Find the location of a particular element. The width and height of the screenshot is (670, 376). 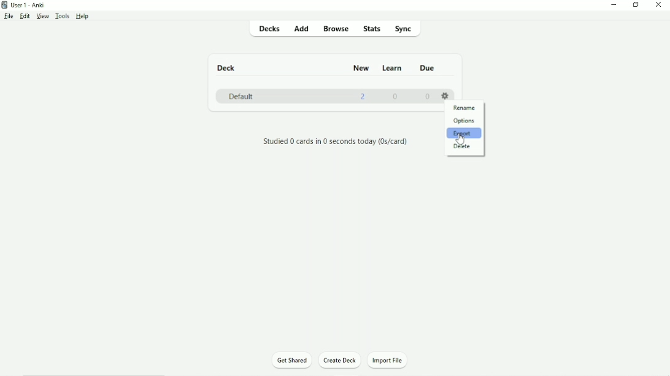

Import File is located at coordinates (387, 360).